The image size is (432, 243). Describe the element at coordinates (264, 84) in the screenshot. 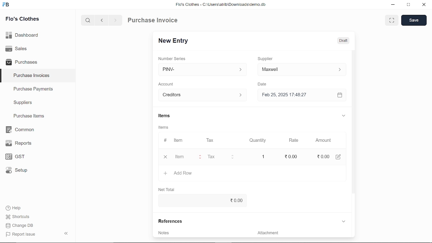

I see `Date` at that location.